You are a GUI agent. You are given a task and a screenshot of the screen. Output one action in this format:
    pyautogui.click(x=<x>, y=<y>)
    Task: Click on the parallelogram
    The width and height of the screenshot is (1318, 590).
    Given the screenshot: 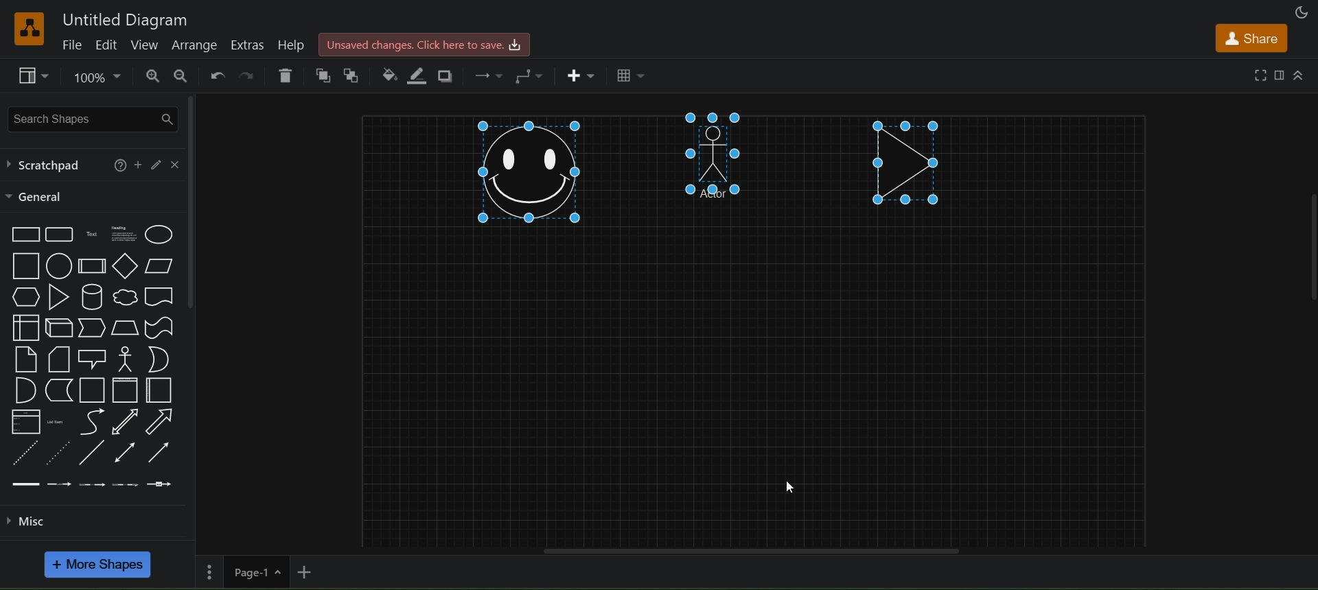 What is the action you would take?
    pyautogui.click(x=161, y=267)
    